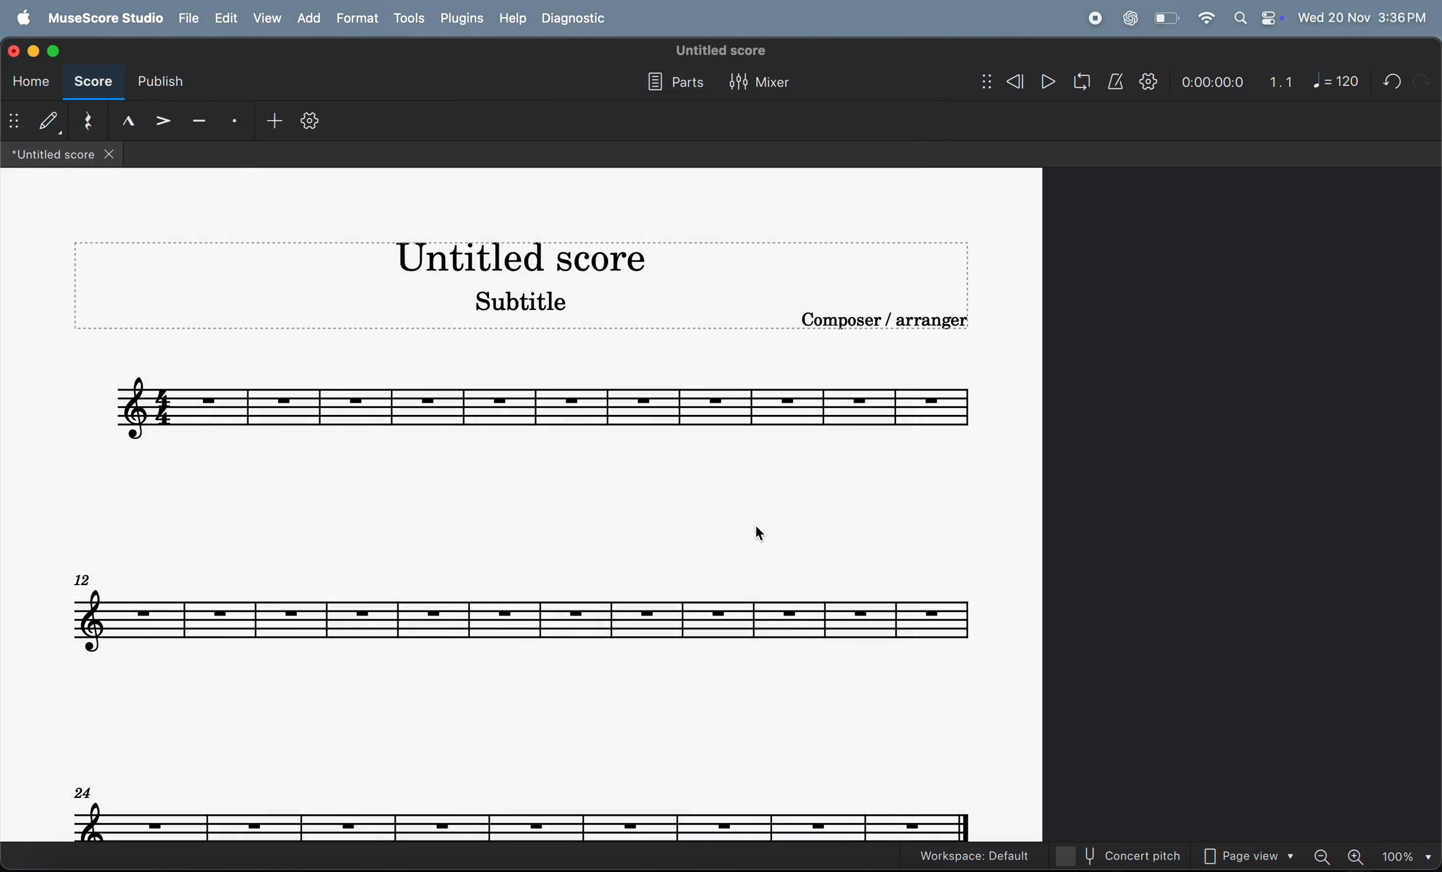 This screenshot has width=1442, height=872. I want to click on settings, so click(310, 125).